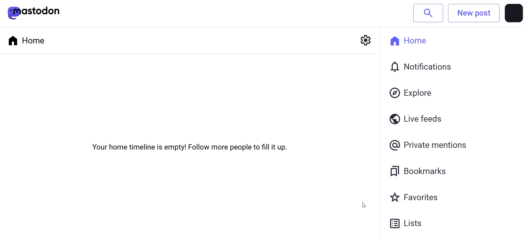 Image resolution: width=524 pixels, height=240 pixels. Describe the element at coordinates (412, 93) in the screenshot. I see `explore` at that location.